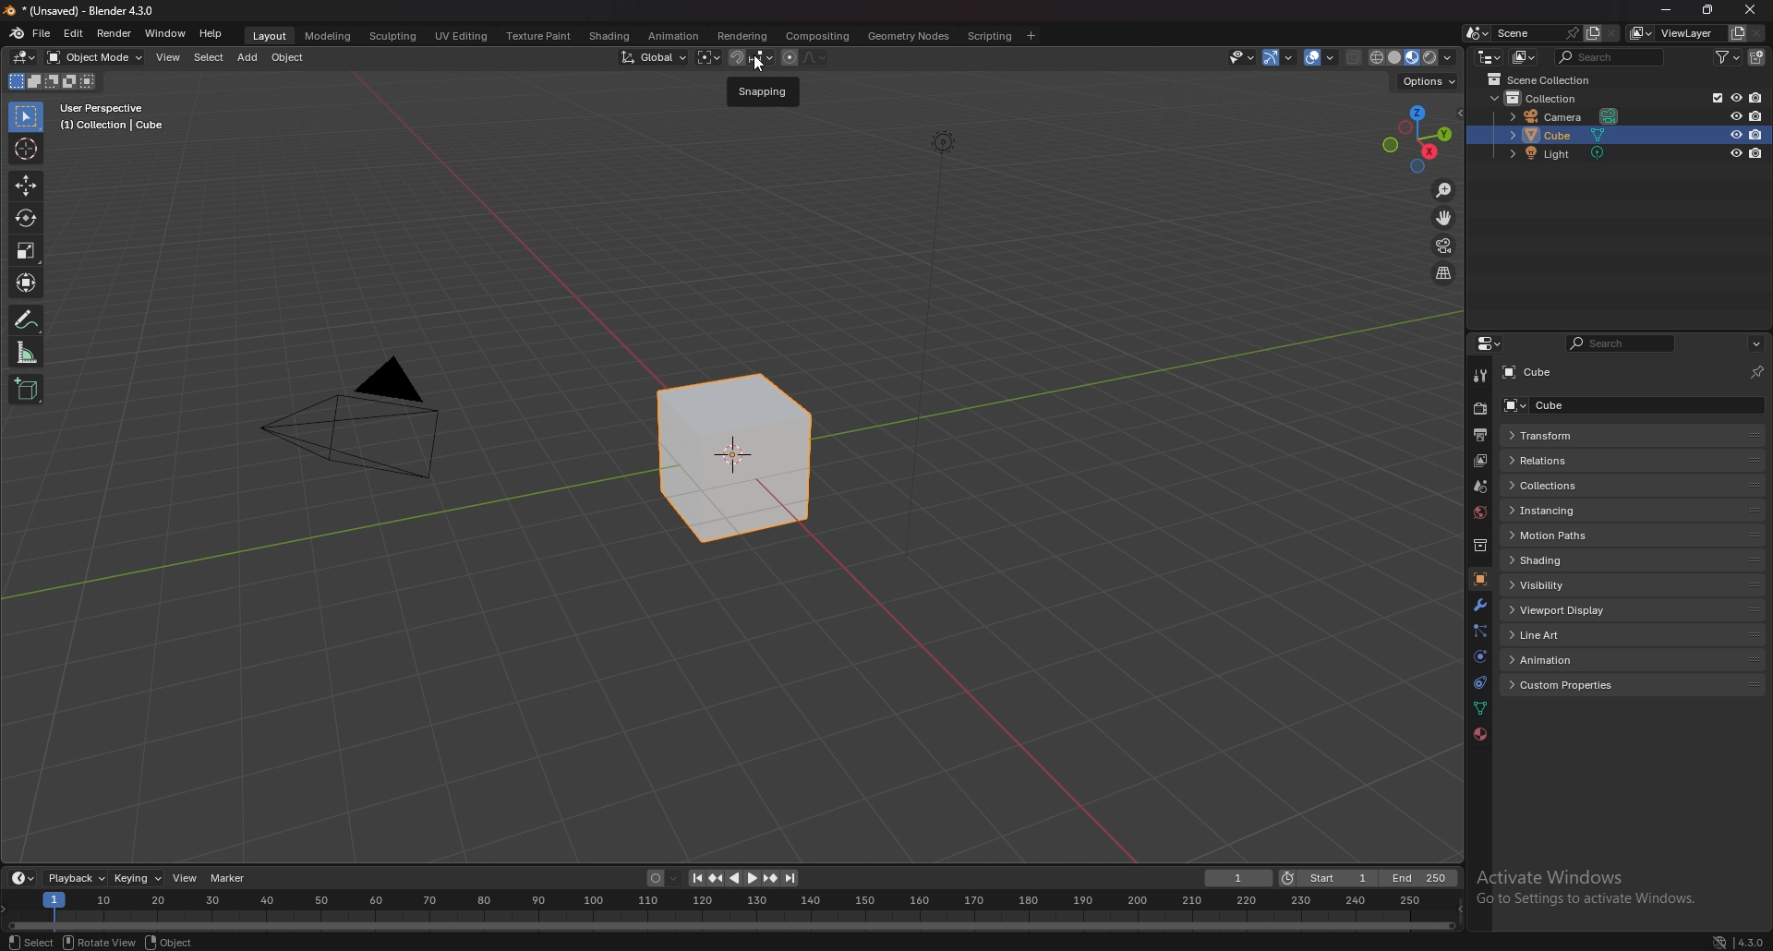 This screenshot has height=951, width=1773. Describe the element at coordinates (51, 82) in the screenshot. I see `mode` at that location.